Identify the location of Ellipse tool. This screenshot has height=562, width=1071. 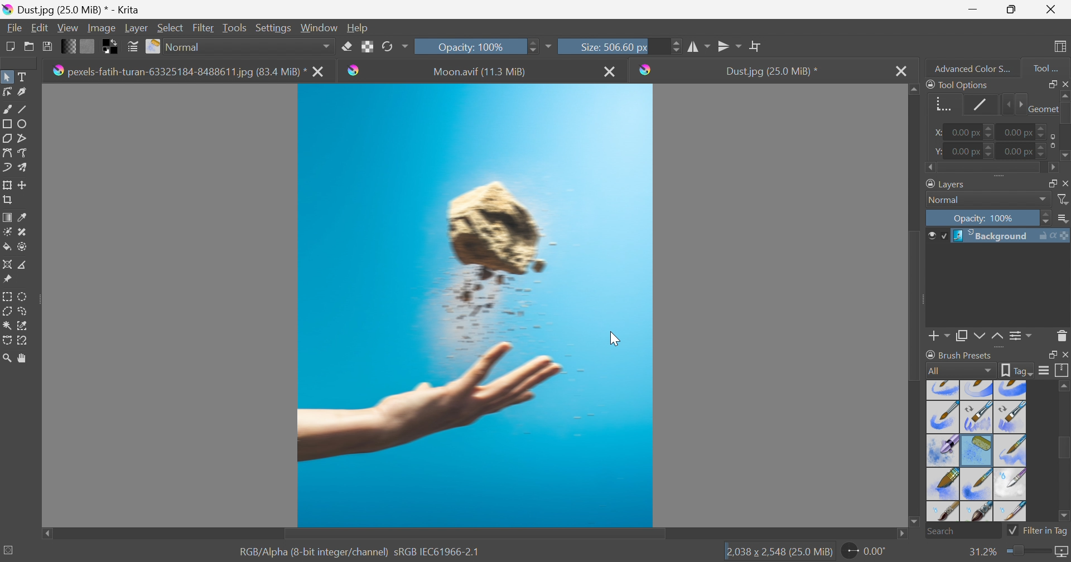
(26, 123).